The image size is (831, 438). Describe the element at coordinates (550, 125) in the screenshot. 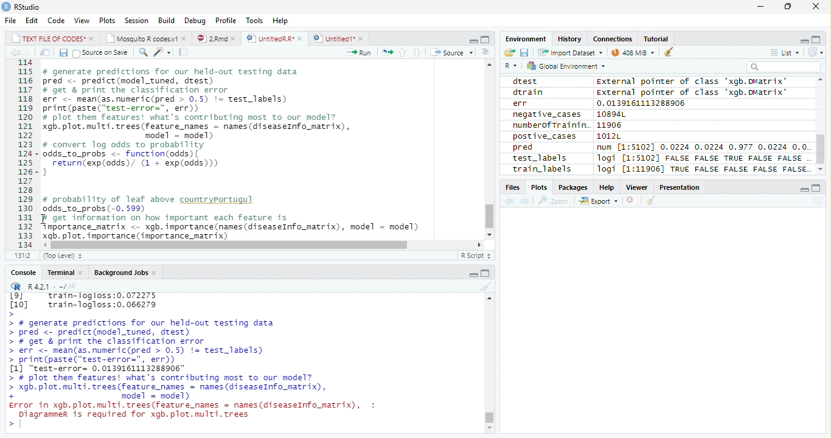

I see `numberofTrainin.` at that location.